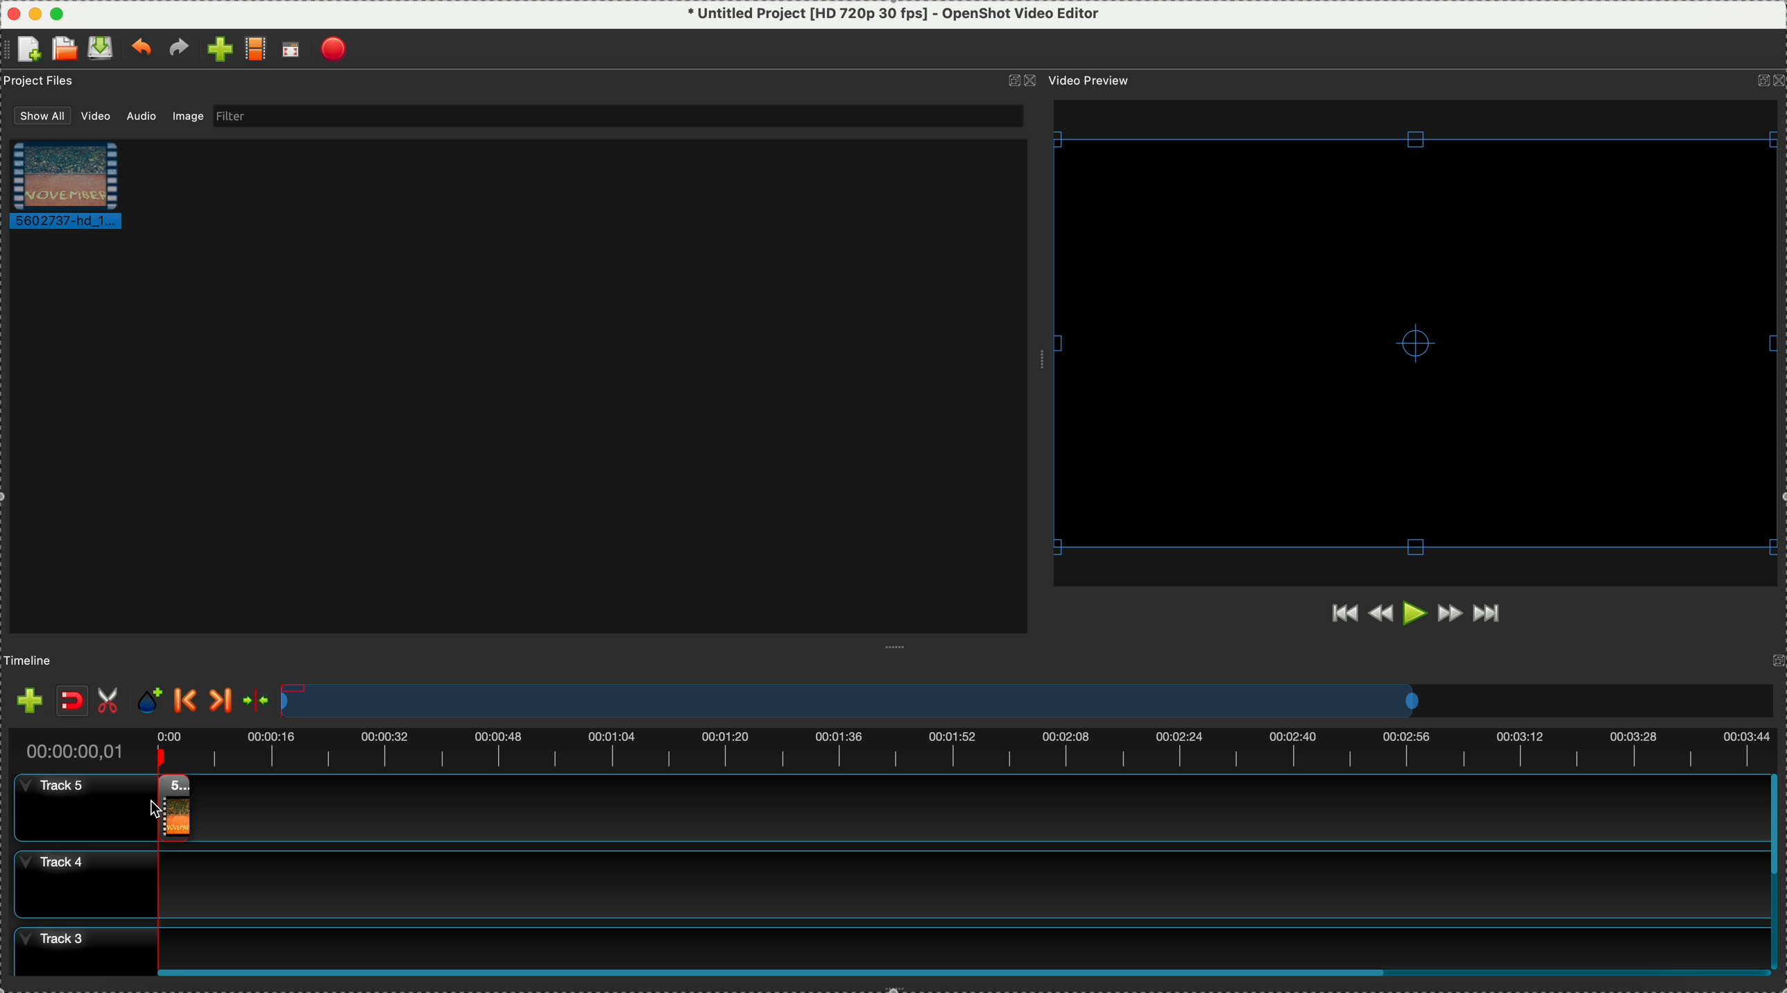 The width and height of the screenshot is (1787, 993). What do you see at coordinates (1380, 616) in the screenshot?
I see `rewind` at bounding box center [1380, 616].